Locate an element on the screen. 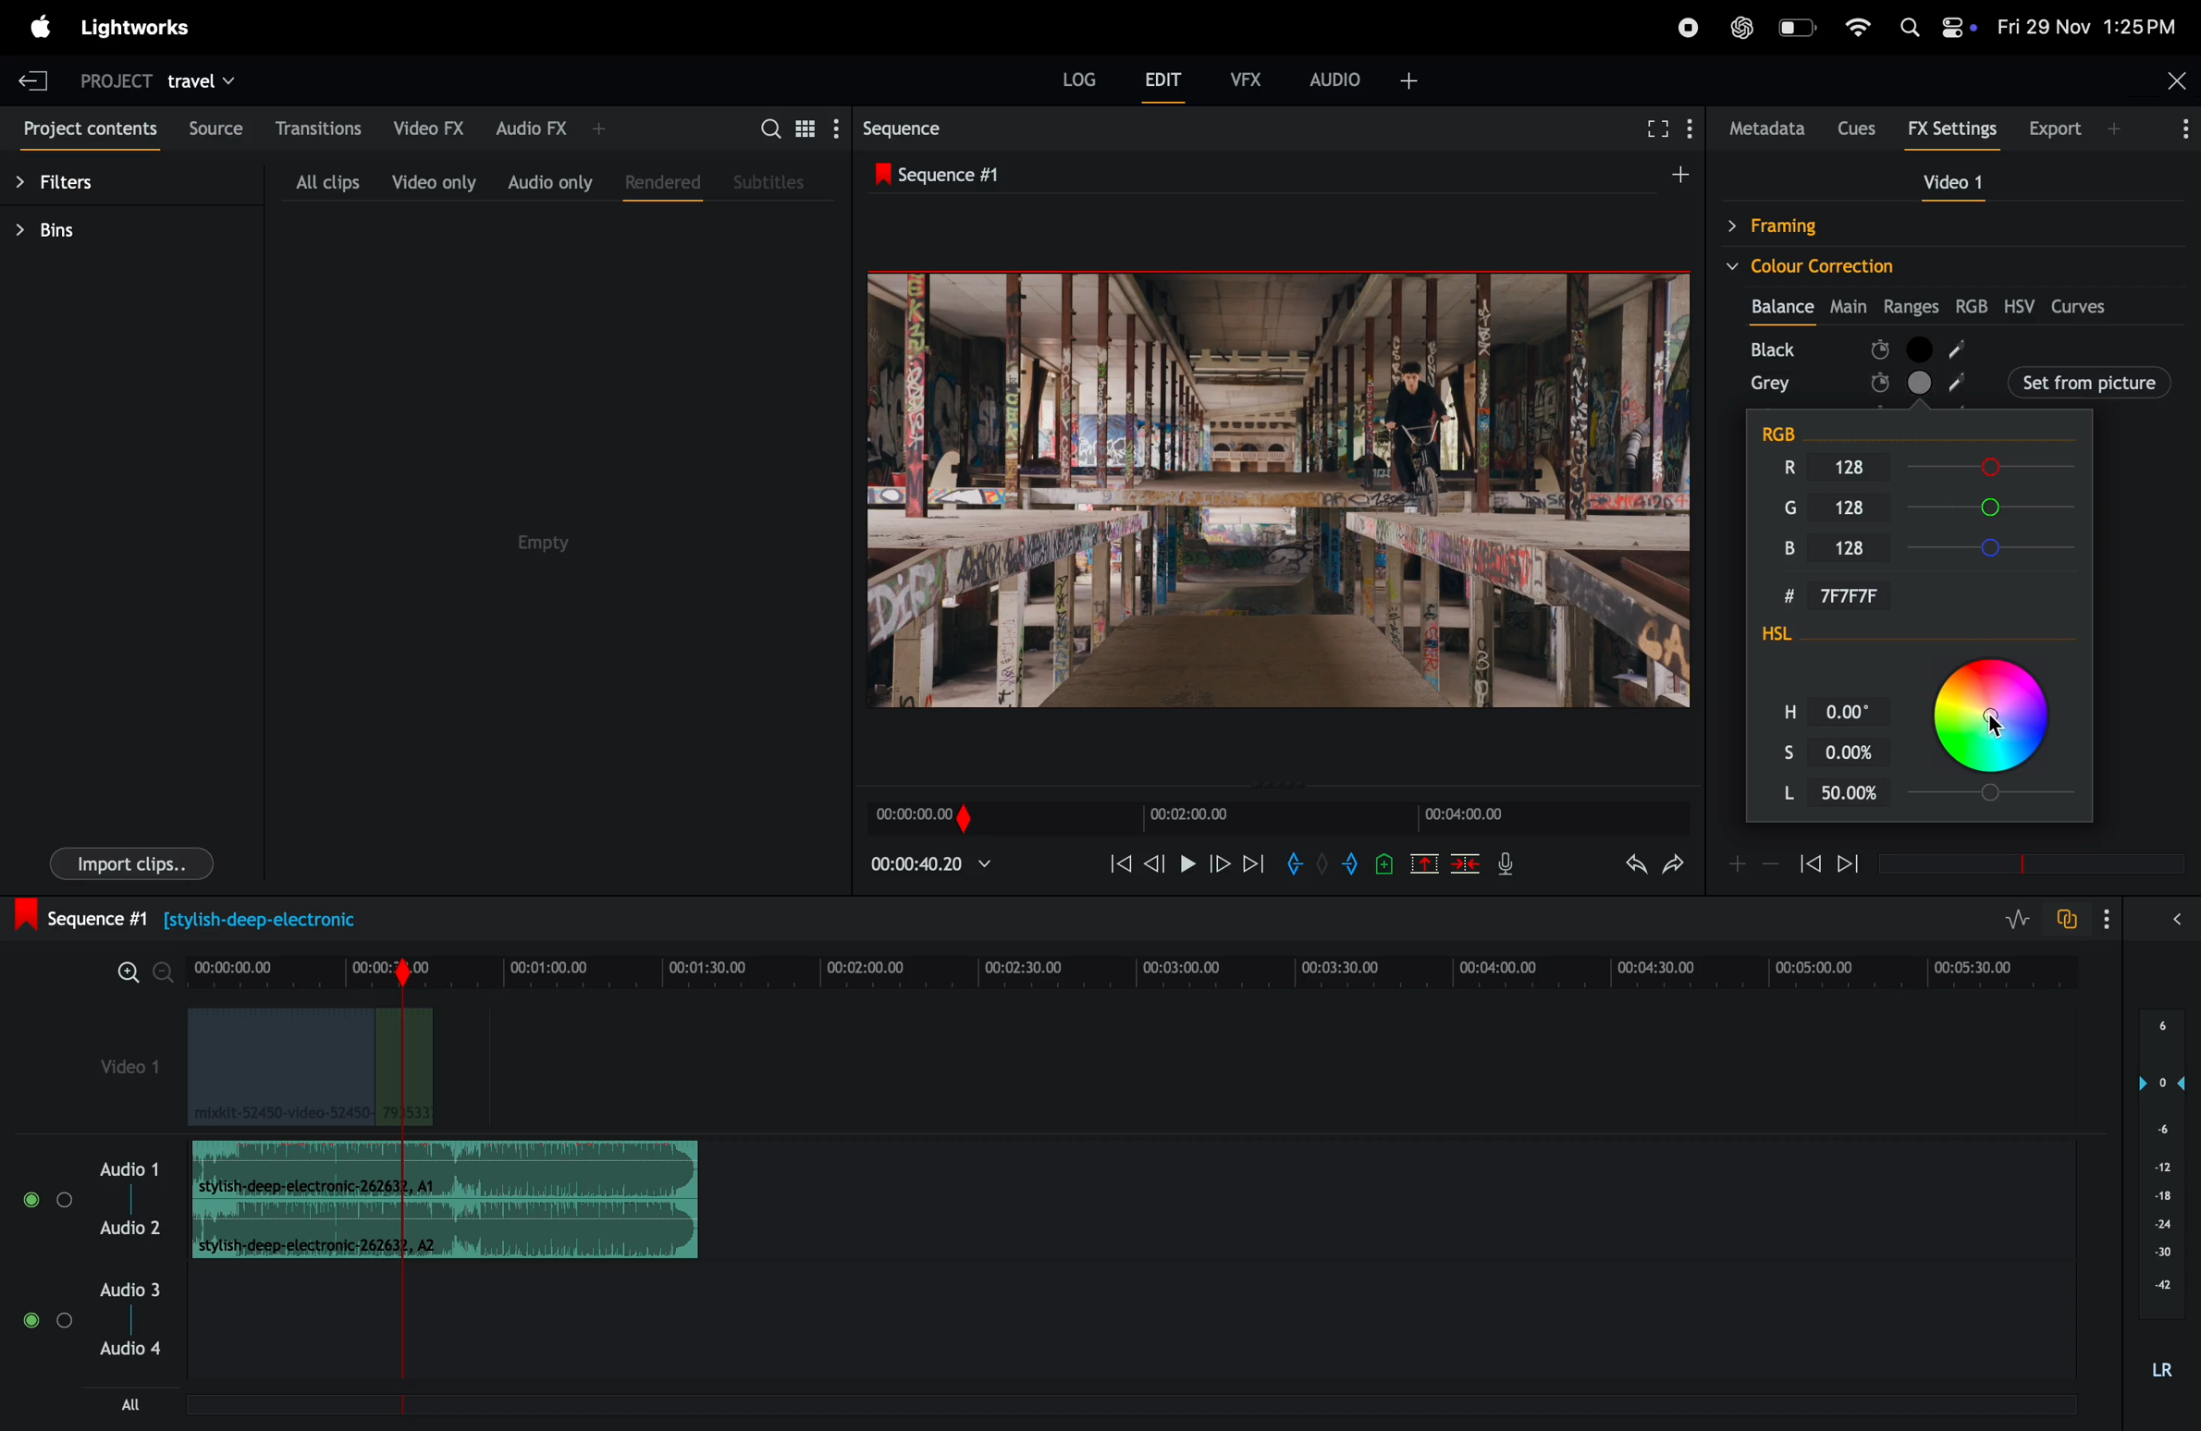  #  is located at coordinates (1773, 595).